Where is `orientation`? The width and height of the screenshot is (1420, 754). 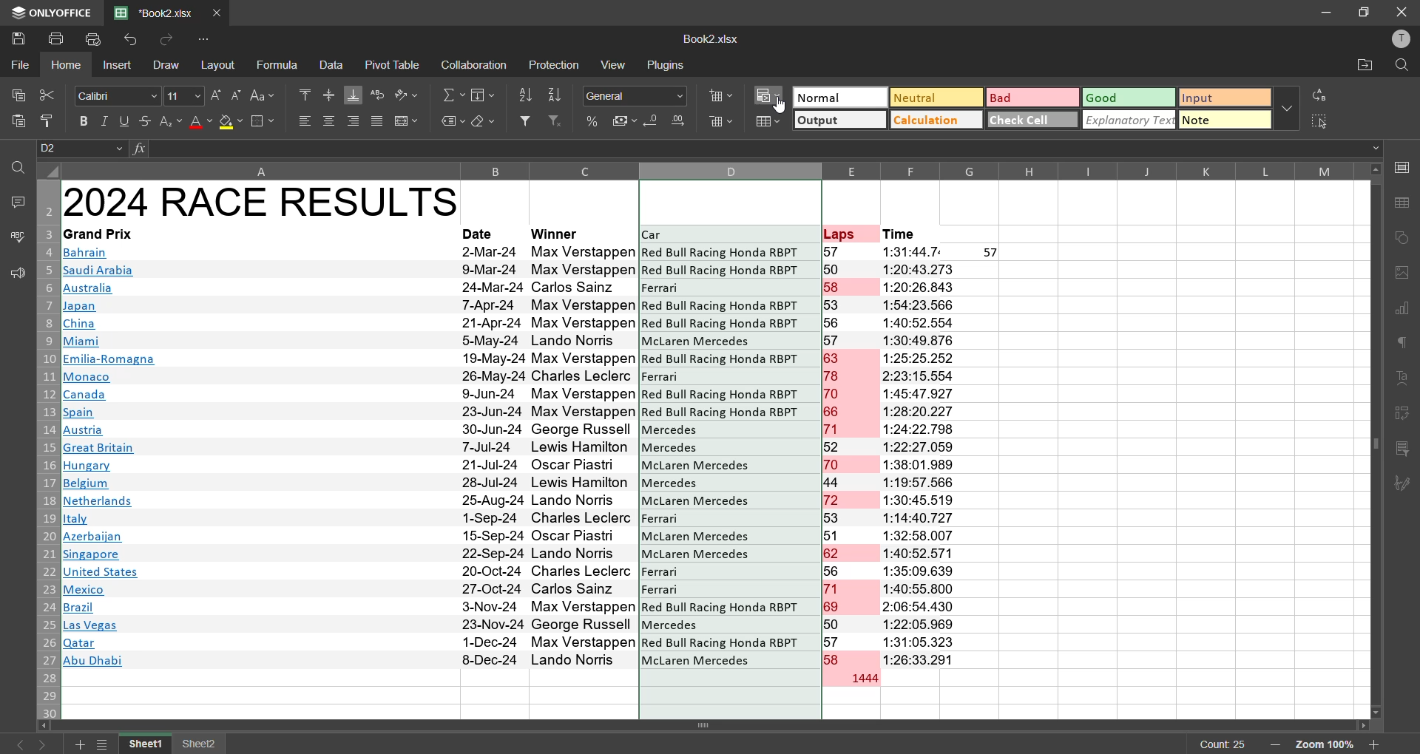 orientation is located at coordinates (405, 95).